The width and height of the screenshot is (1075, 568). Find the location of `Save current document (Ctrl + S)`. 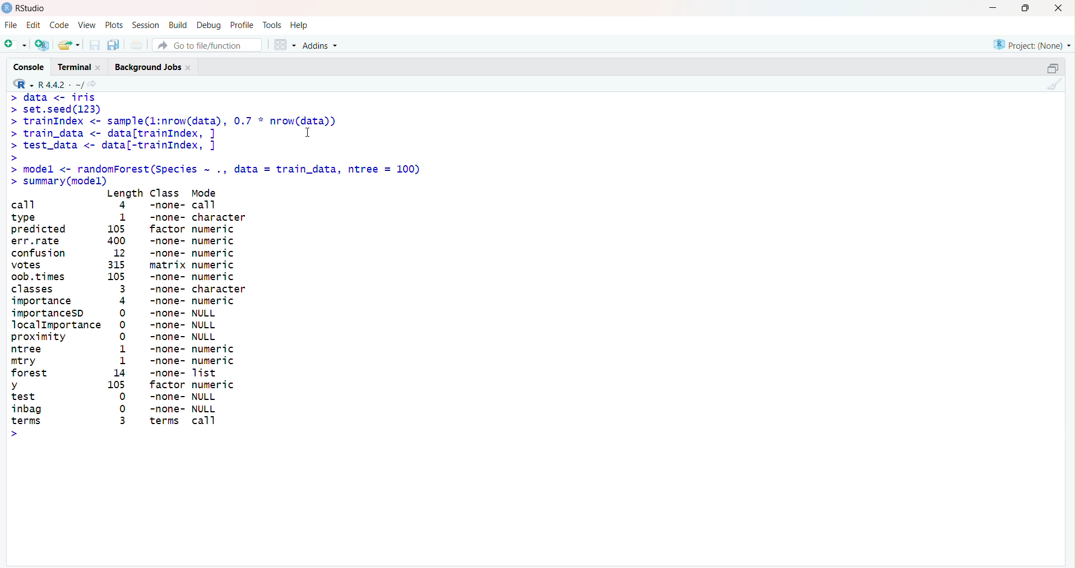

Save current document (Ctrl + S) is located at coordinates (94, 45).